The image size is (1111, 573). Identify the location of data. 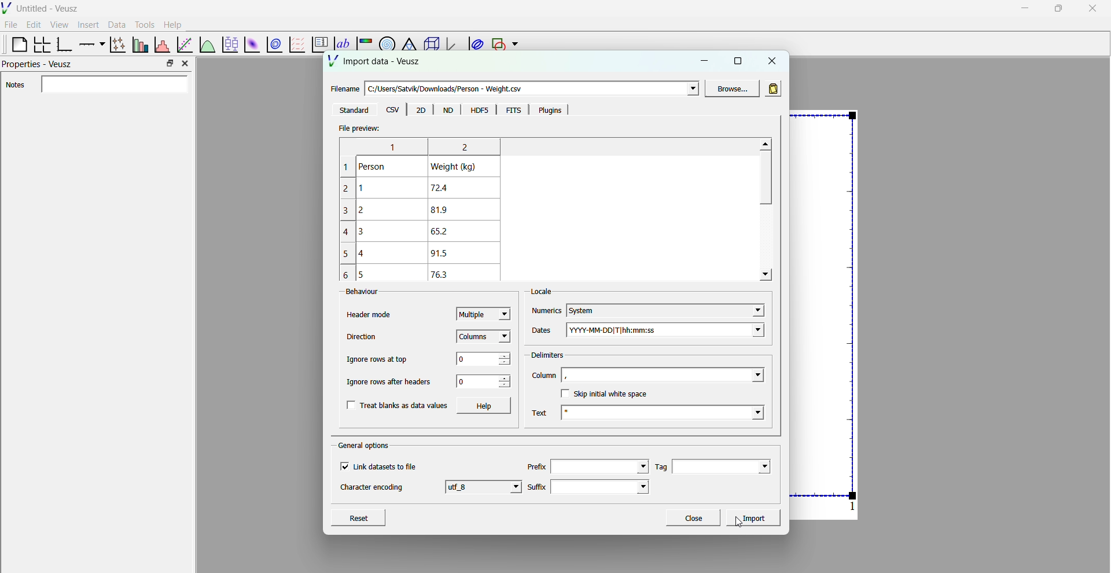
(115, 24).